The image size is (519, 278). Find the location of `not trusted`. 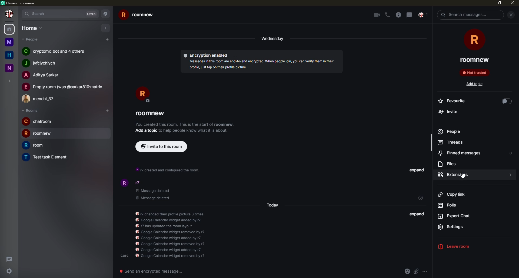

not trusted is located at coordinates (474, 73).